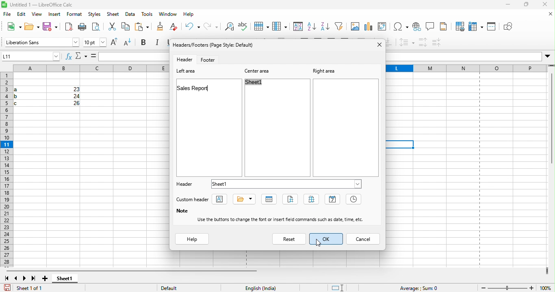  What do you see at coordinates (437, 41) in the screenshot?
I see `decrease paragraph spacing` at bounding box center [437, 41].